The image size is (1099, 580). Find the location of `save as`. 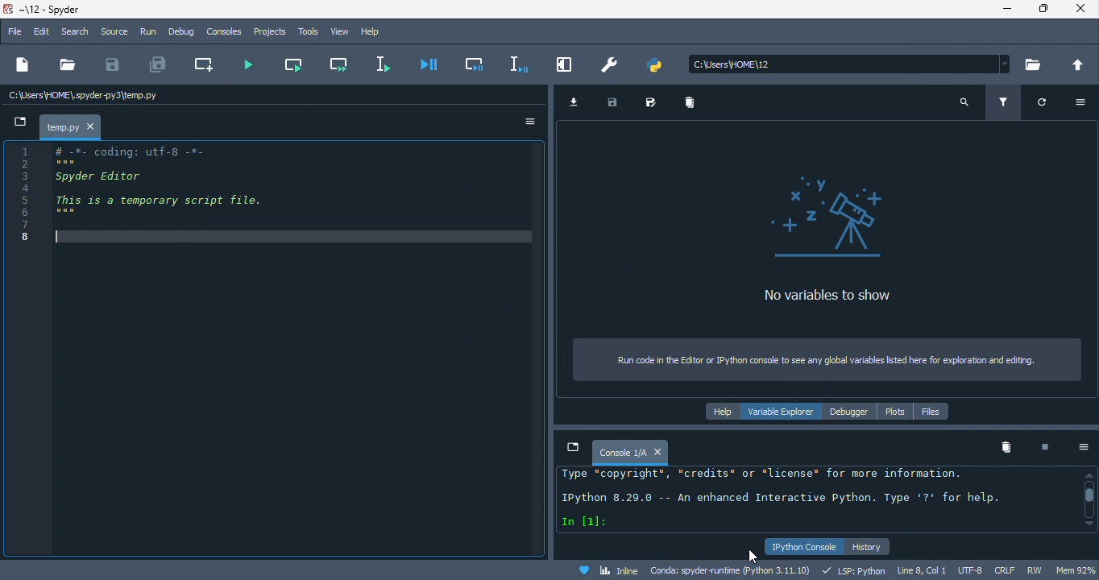

save as is located at coordinates (654, 104).